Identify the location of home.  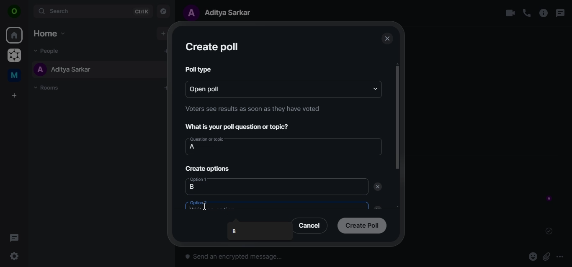
(15, 36).